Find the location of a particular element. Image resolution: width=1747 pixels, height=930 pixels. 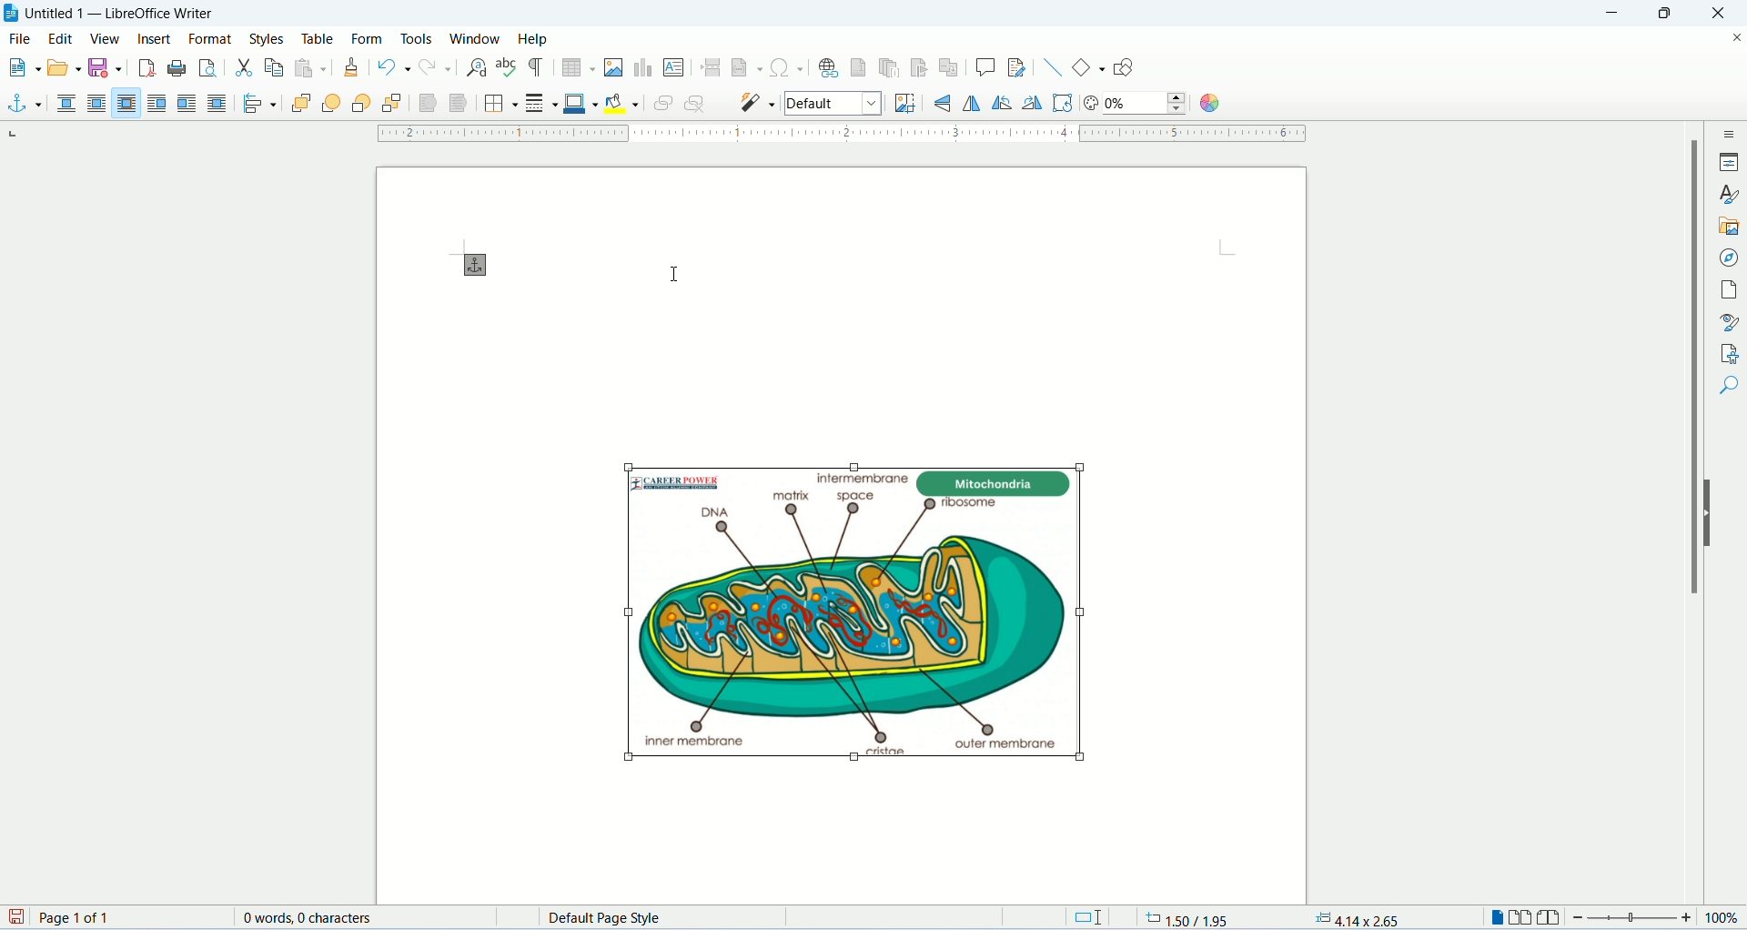

file is located at coordinates (22, 37).